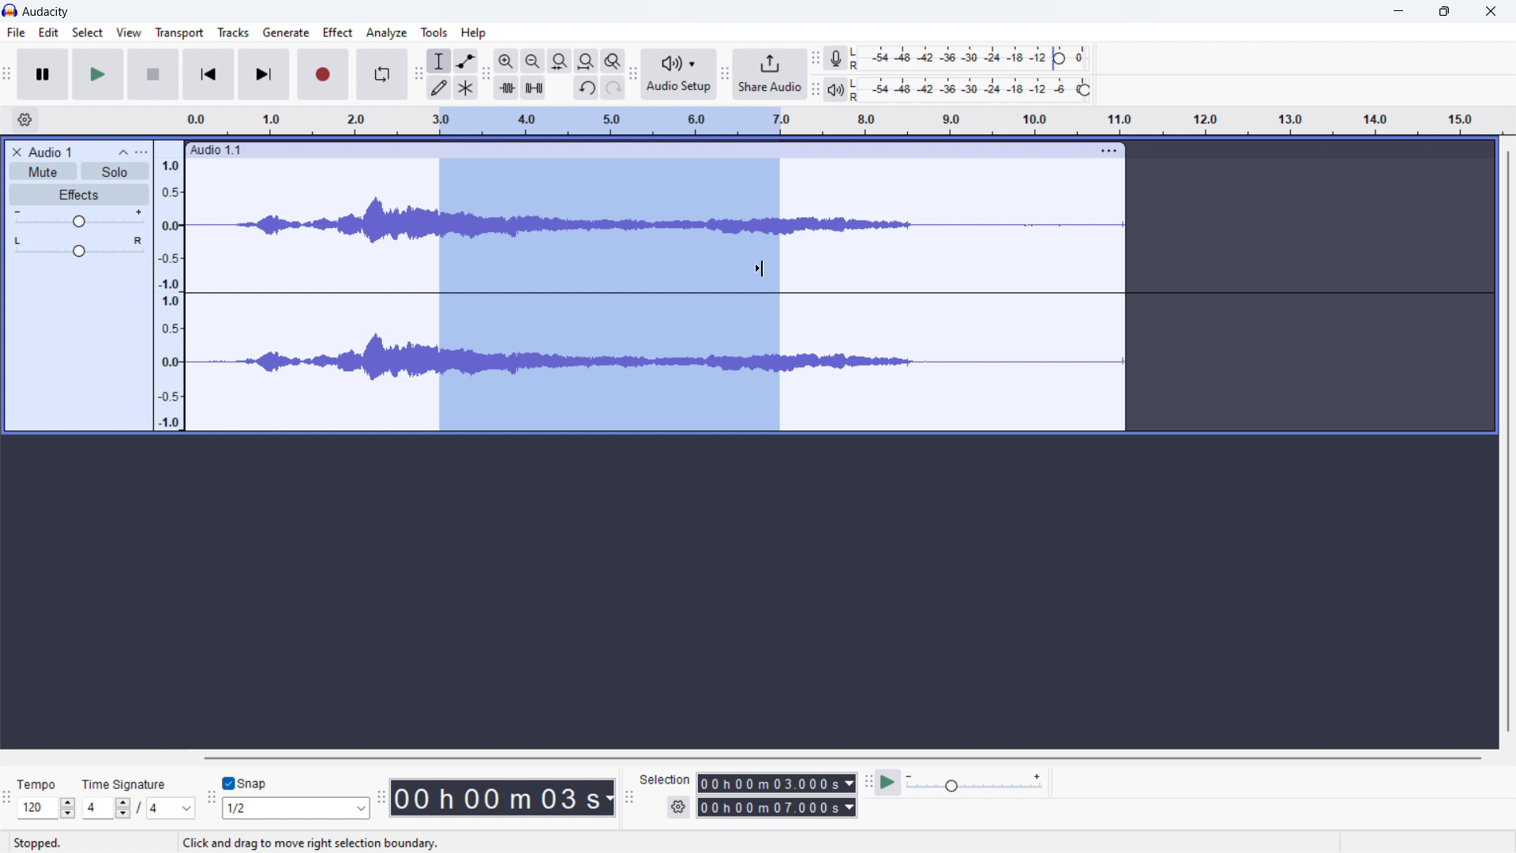 This screenshot has width=1516, height=853. What do you see at coordinates (771, 75) in the screenshot?
I see `share audio` at bounding box center [771, 75].